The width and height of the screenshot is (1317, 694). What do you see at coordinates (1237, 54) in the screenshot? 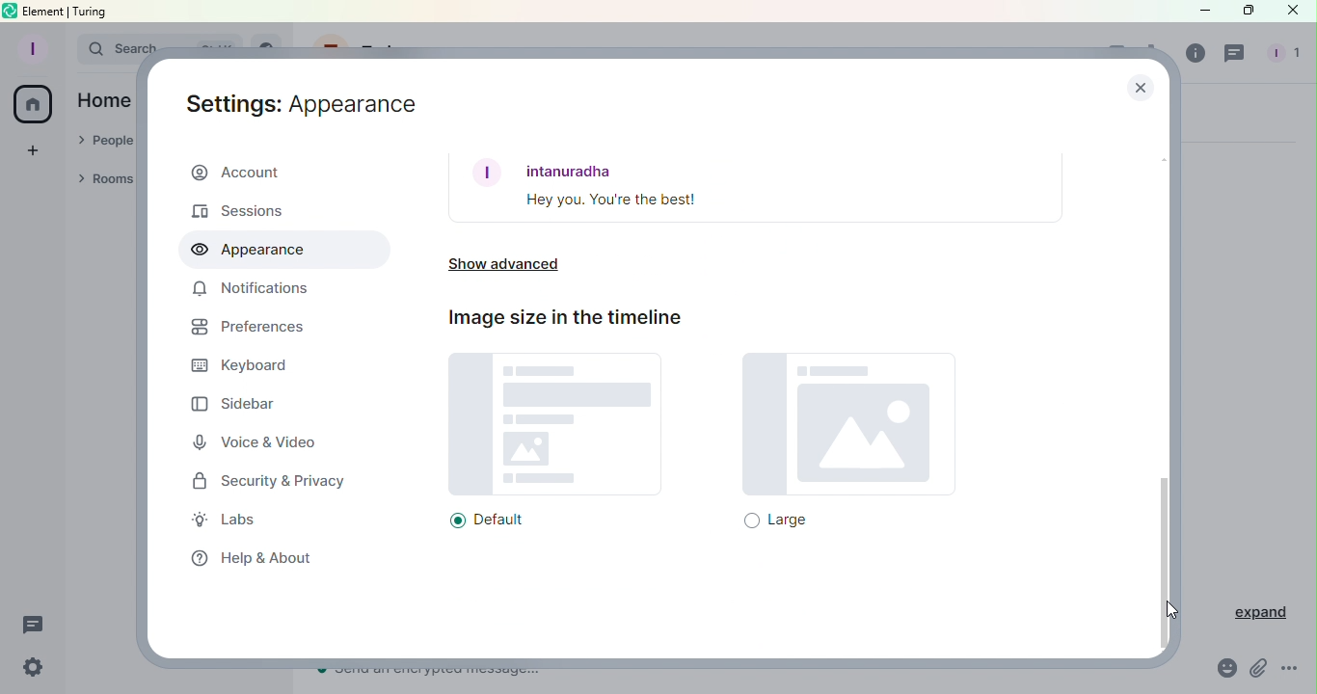
I see `Threads` at bounding box center [1237, 54].